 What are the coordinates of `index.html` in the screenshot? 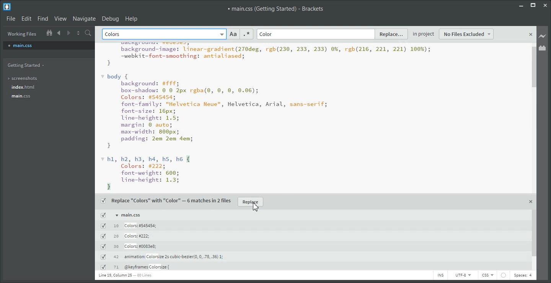 It's located at (27, 87).